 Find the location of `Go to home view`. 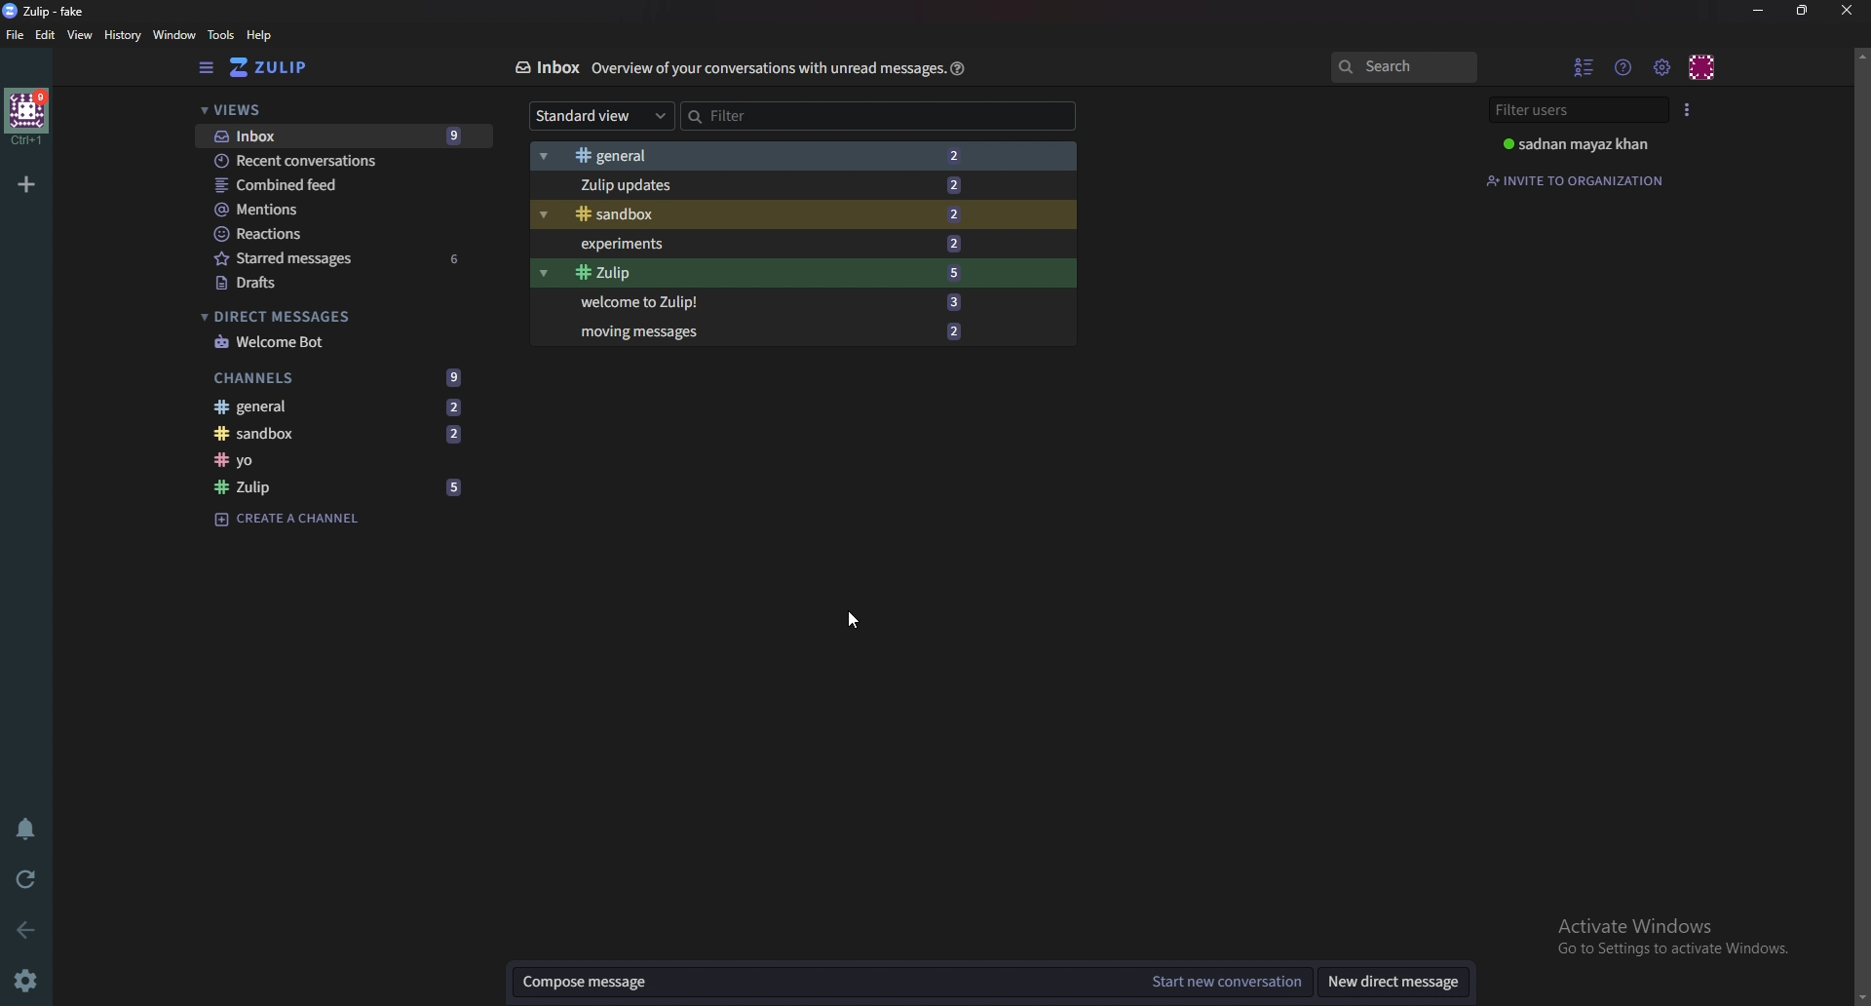

Go to home view is located at coordinates (275, 66).